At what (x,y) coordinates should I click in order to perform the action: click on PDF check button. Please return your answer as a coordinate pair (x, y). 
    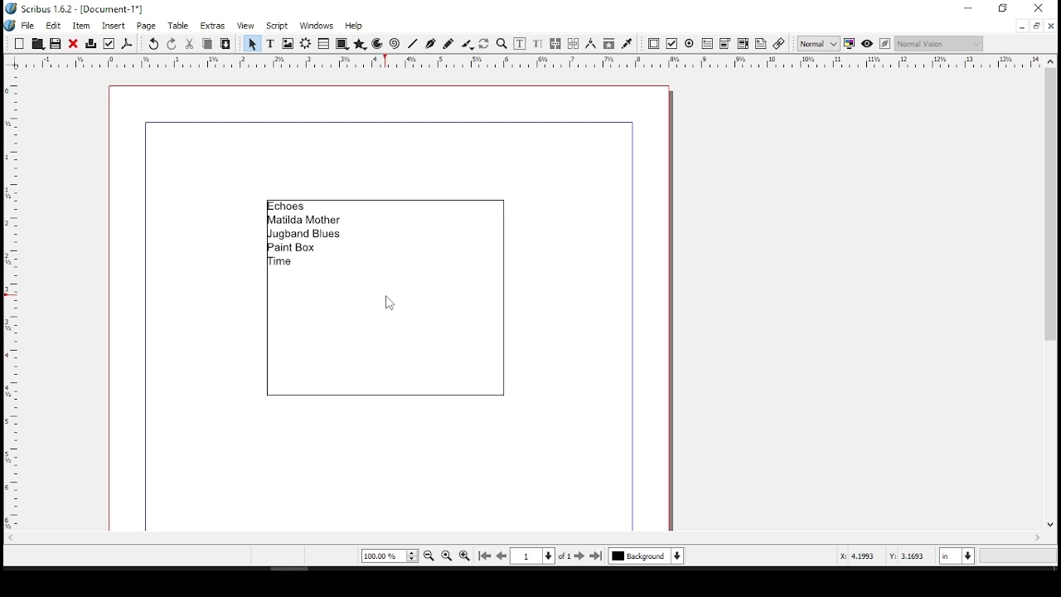
    Looking at the image, I should click on (672, 44).